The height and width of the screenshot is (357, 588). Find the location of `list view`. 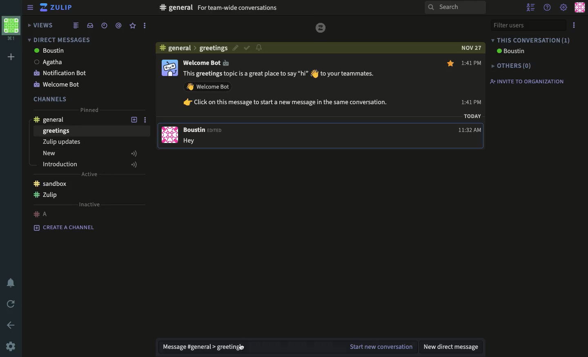

list view is located at coordinates (76, 25).